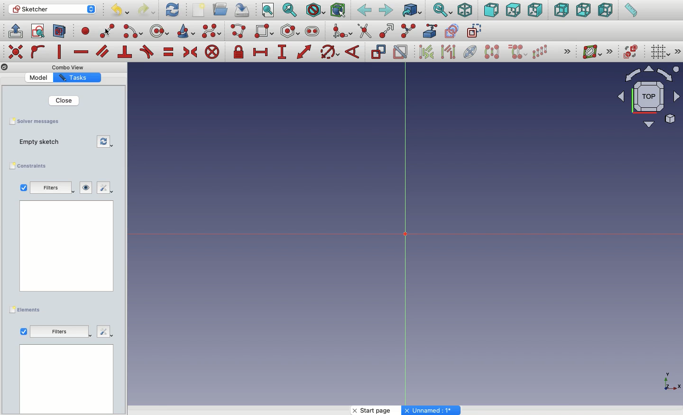 This screenshot has width=683, height=415. Describe the element at coordinates (86, 32) in the screenshot. I see `point` at that location.